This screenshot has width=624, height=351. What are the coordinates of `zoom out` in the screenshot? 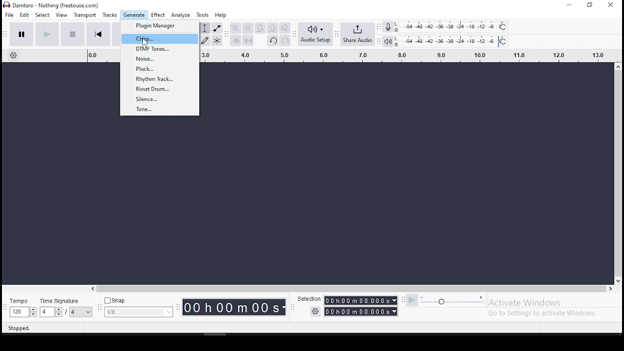 It's located at (248, 28).